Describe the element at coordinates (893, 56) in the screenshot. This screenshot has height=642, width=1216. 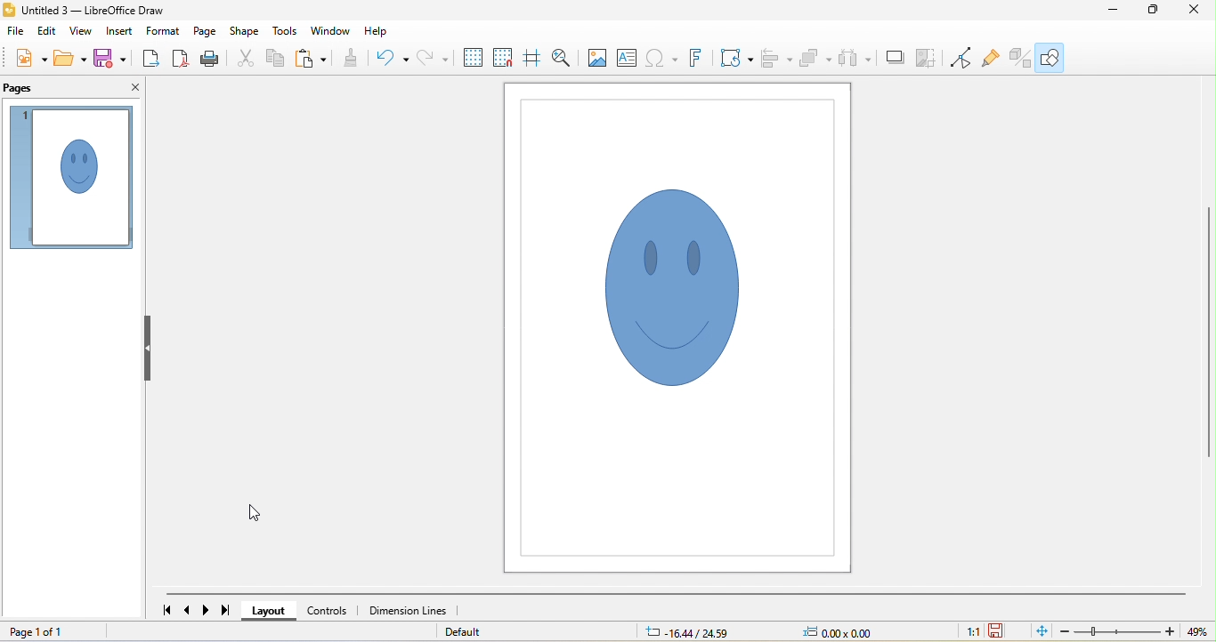
I see `shadow` at that location.